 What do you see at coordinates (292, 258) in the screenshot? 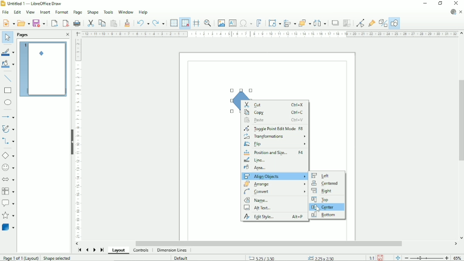
I see `Cursor position` at bounding box center [292, 258].